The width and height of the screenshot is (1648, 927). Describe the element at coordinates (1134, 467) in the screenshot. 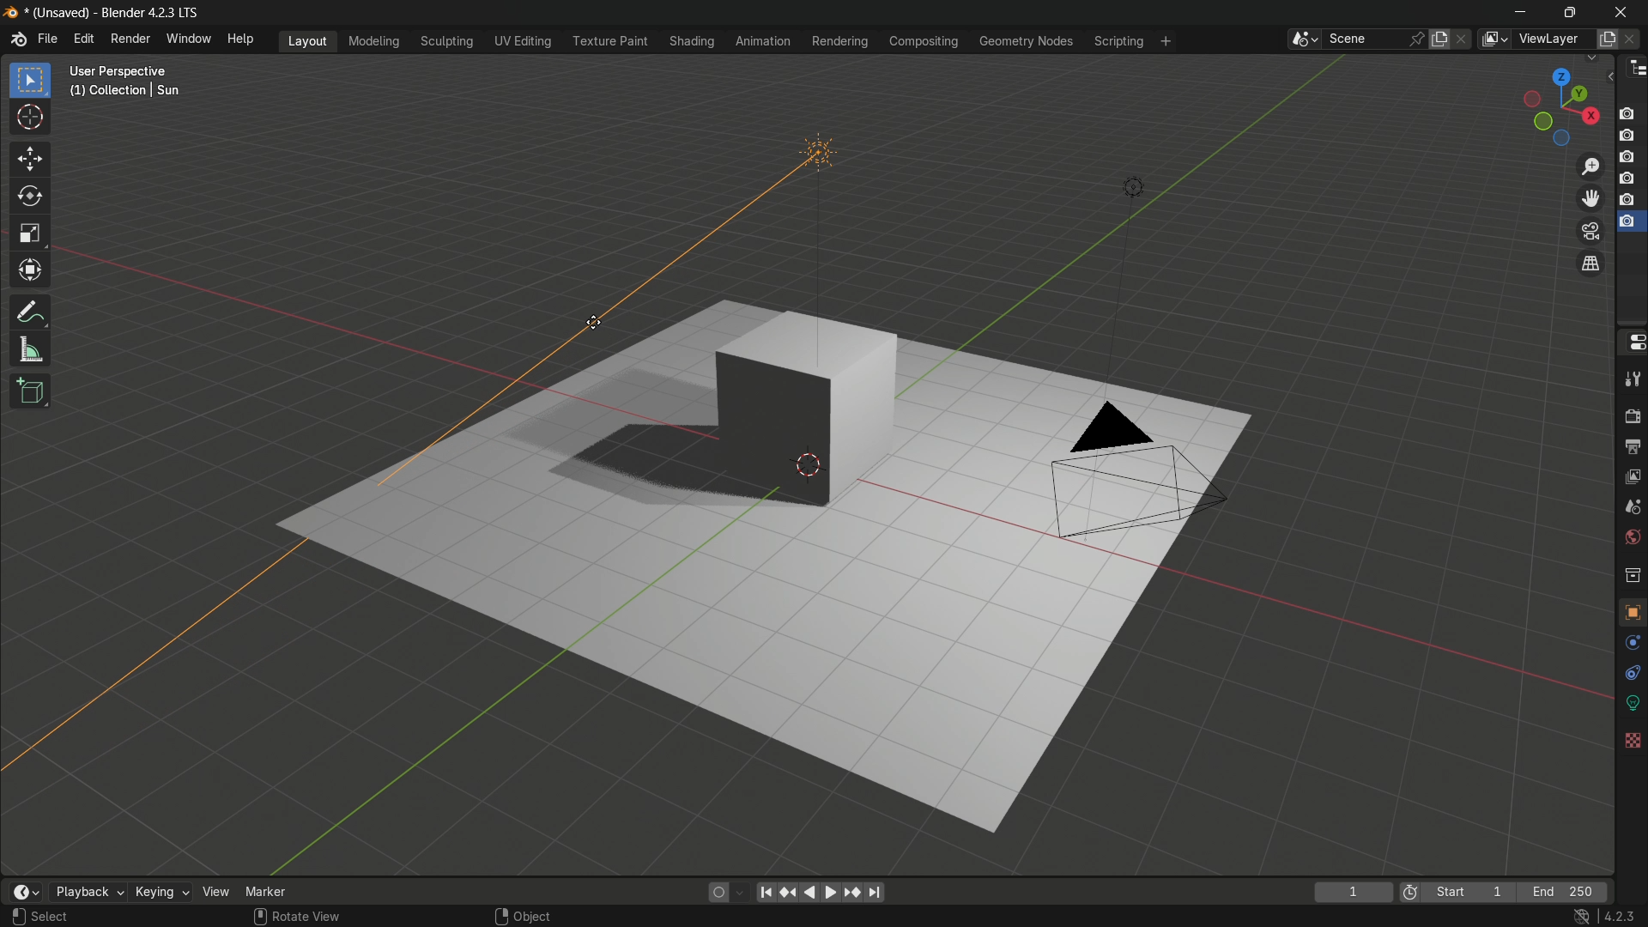

I see `camera` at that location.